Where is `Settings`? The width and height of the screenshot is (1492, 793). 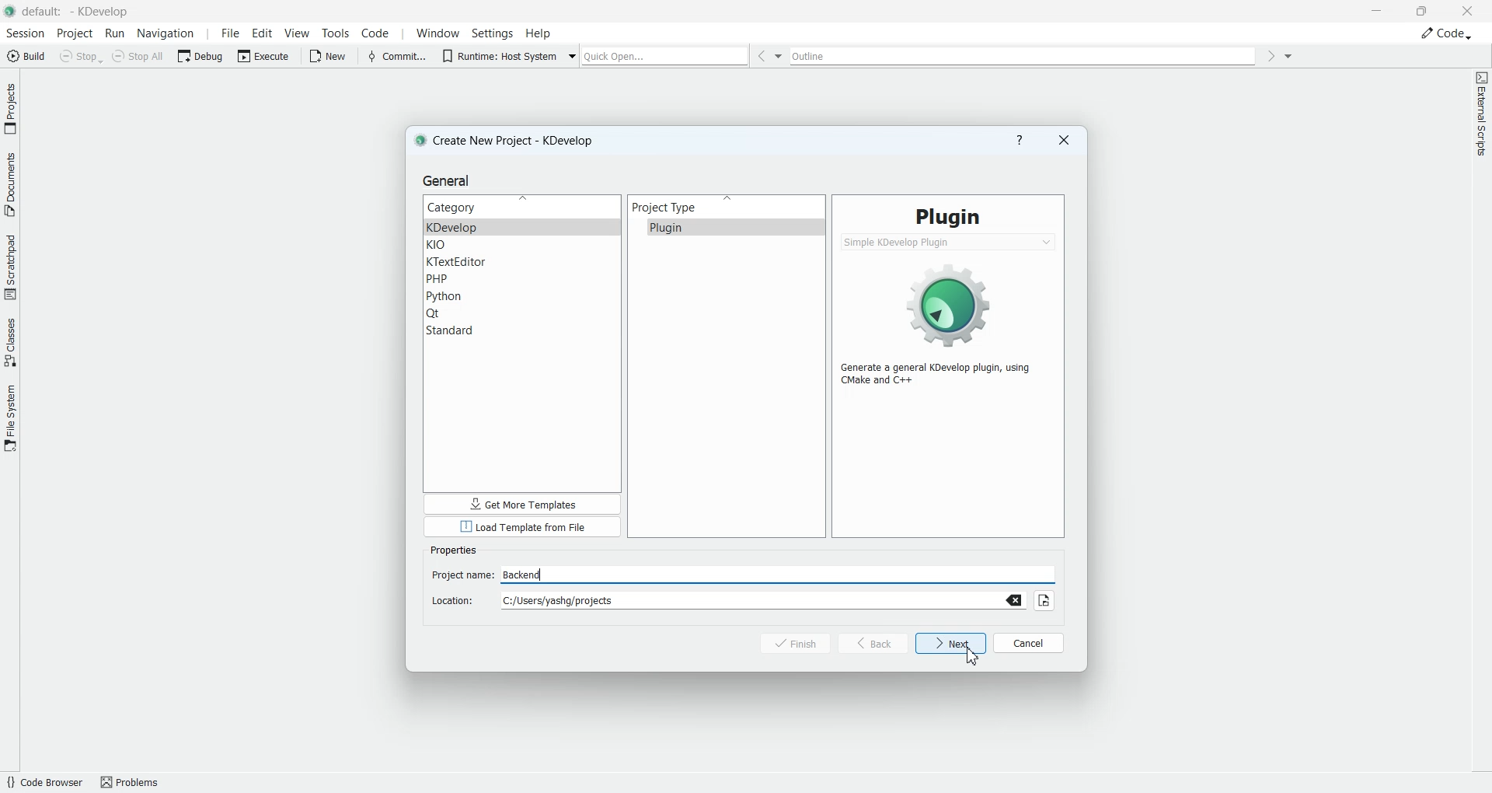
Settings is located at coordinates (493, 33).